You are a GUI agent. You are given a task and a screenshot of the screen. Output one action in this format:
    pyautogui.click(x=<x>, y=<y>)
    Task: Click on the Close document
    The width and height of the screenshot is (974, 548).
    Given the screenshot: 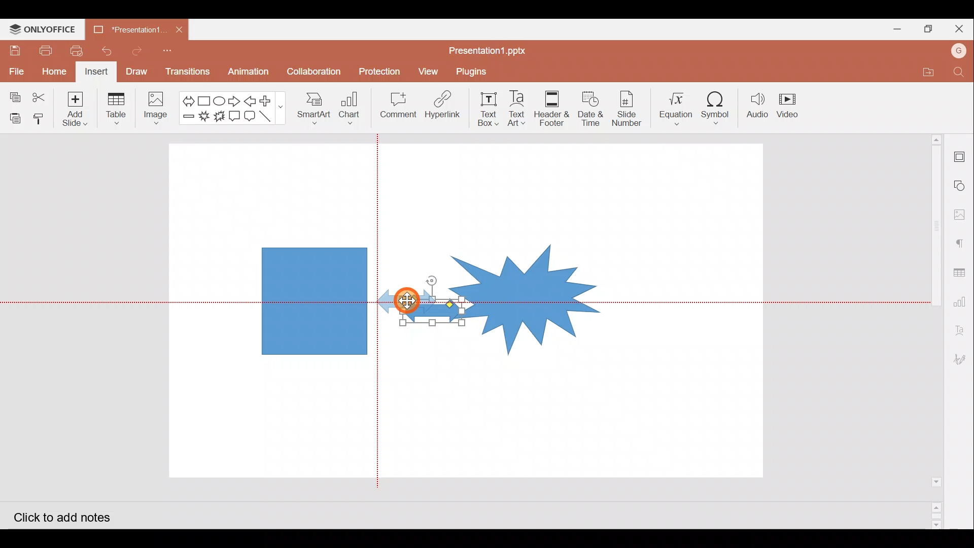 What is the action you would take?
    pyautogui.click(x=182, y=31)
    